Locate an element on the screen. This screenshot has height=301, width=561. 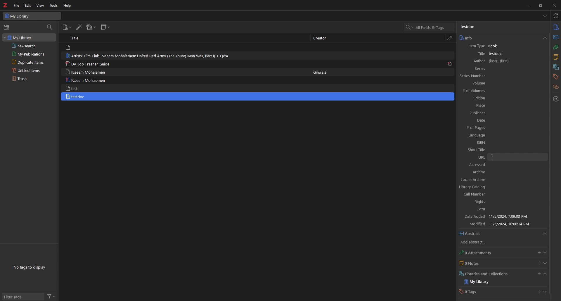
Creator is located at coordinates (322, 38).